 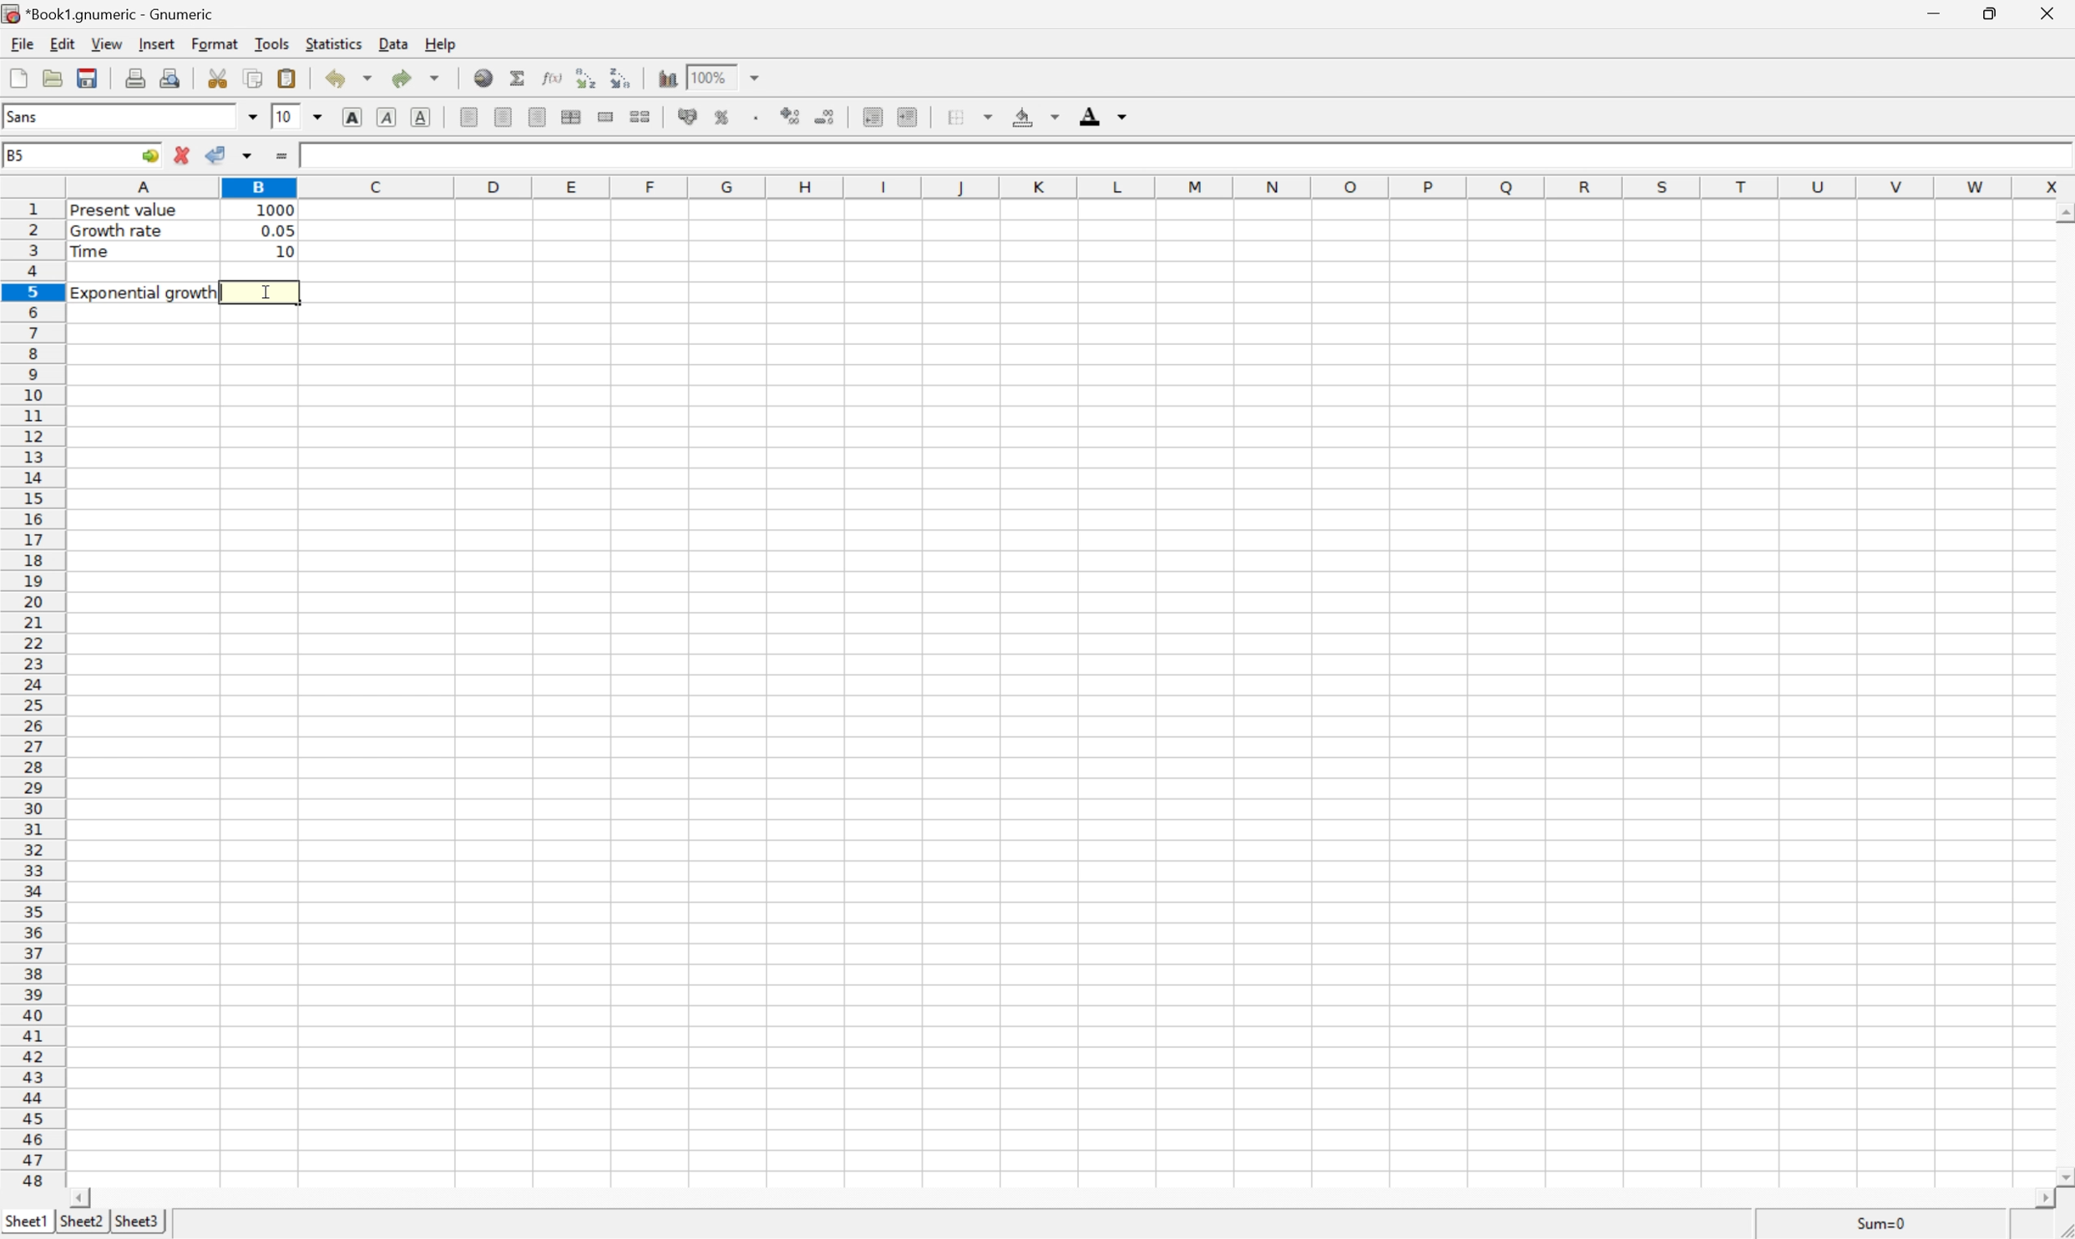 What do you see at coordinates (873, 115) in the screenshot?
I see `Decrease indent, and align the contents to the left` at bounding box center [873, 115].